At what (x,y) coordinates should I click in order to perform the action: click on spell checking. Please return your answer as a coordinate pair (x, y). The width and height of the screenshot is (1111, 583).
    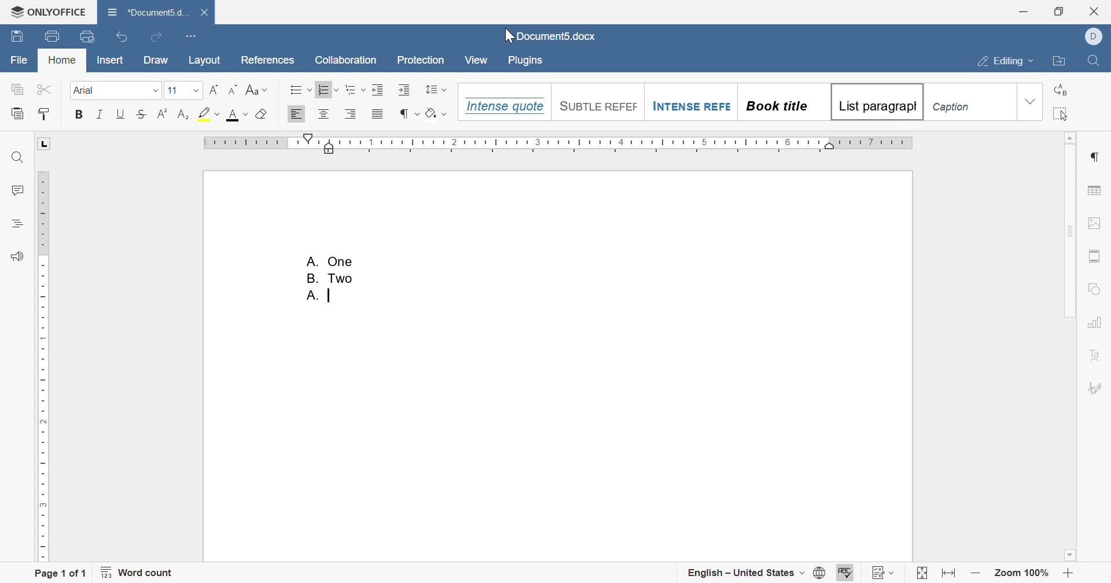
    Looking at the image, I should click on (847, 574).